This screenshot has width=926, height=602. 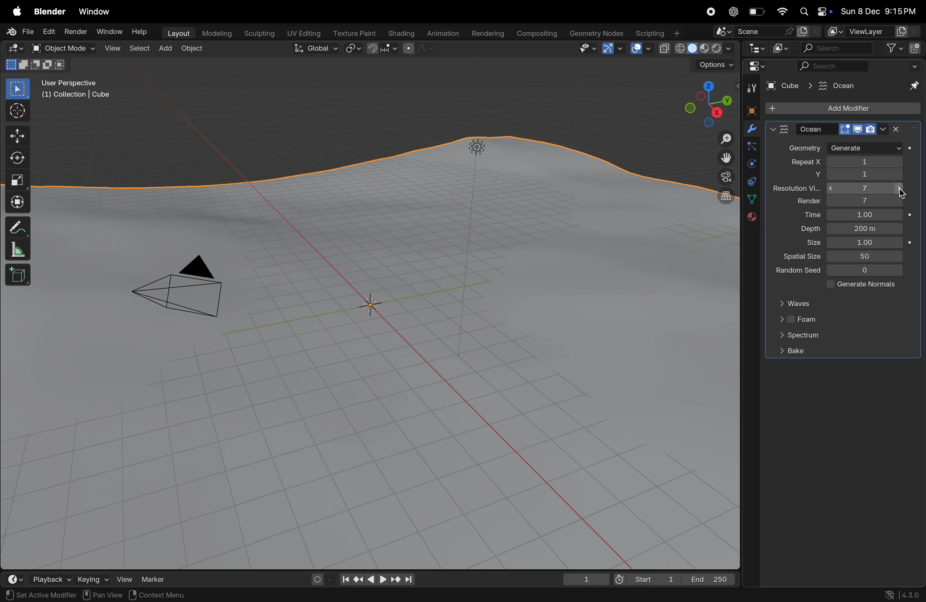 I want to click on 1, so click(x=865, y=243).